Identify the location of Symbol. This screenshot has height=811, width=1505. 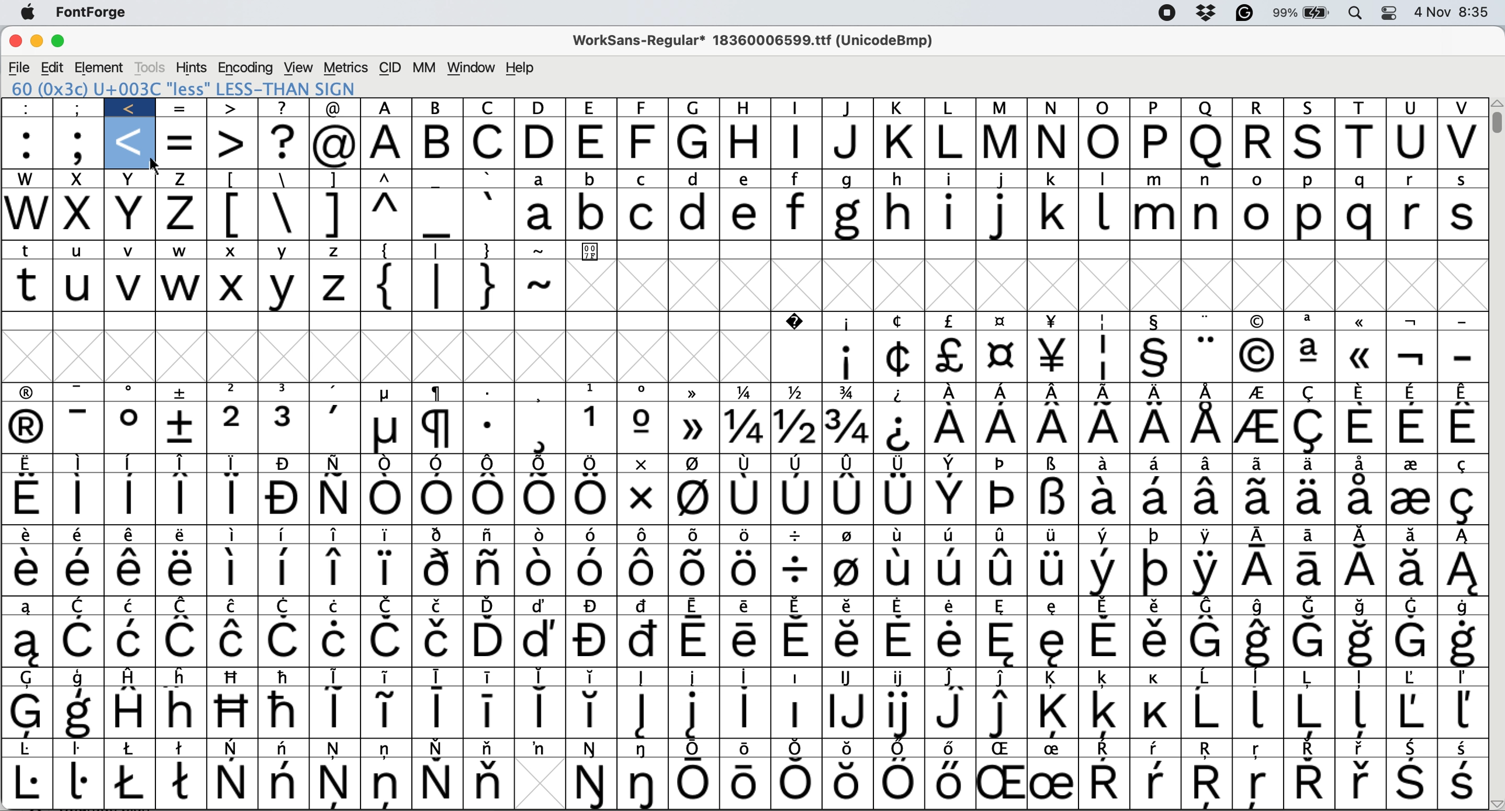
(1258, 748).